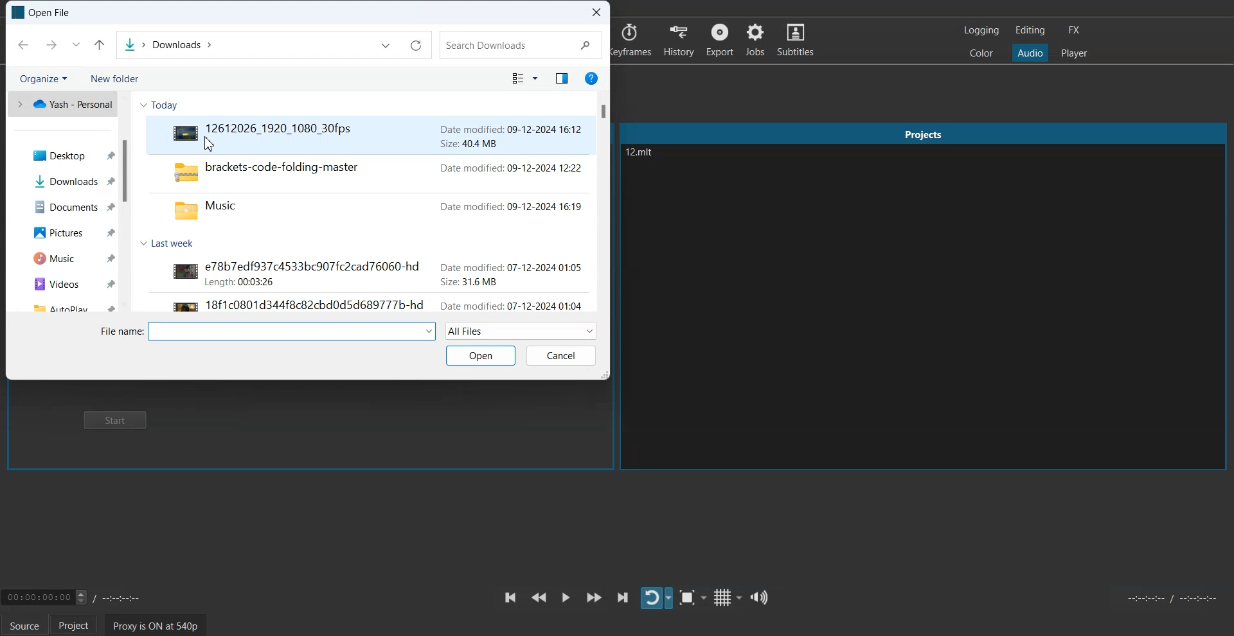  Describe the element at coordinates (156, 625) in the screenshot. I see `Proxy is ON at 540p` at that location.